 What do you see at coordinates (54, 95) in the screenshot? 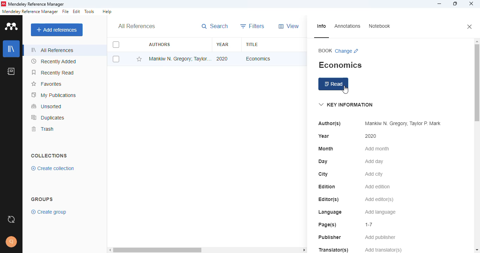
I see `my publications` at bounding box center [54, 95].